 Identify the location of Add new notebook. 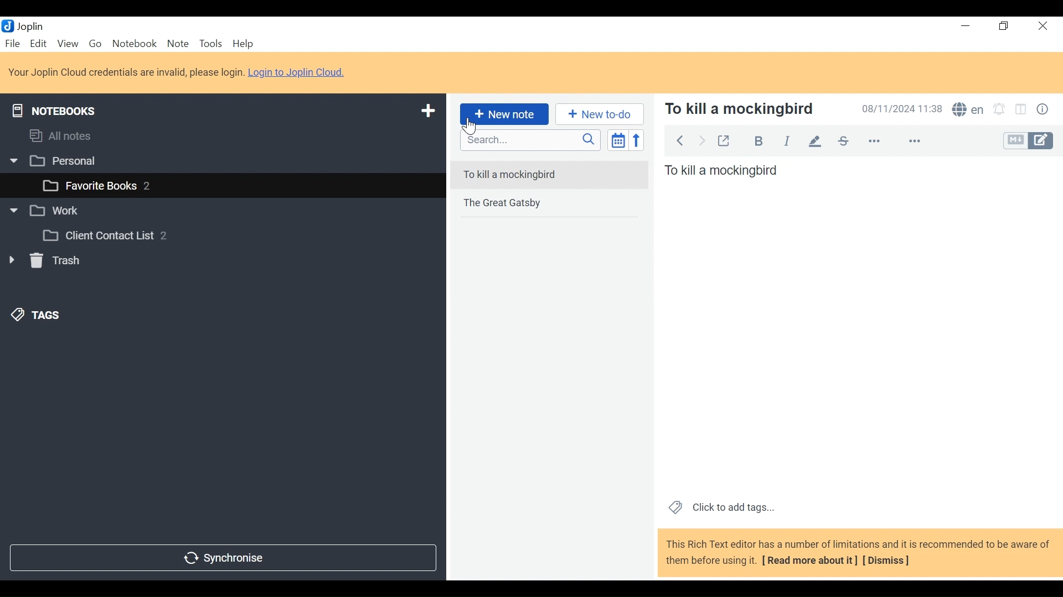
(428, 112).